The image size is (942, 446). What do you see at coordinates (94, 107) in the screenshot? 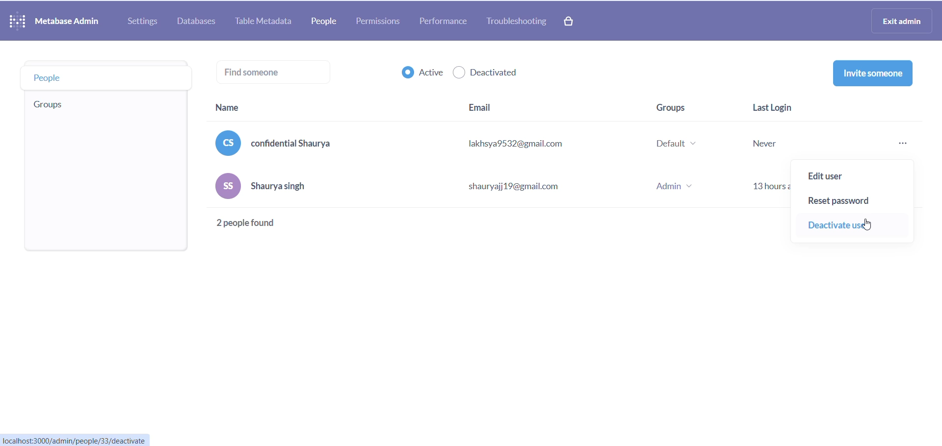
I see `group` at bounding box center [94, 107].